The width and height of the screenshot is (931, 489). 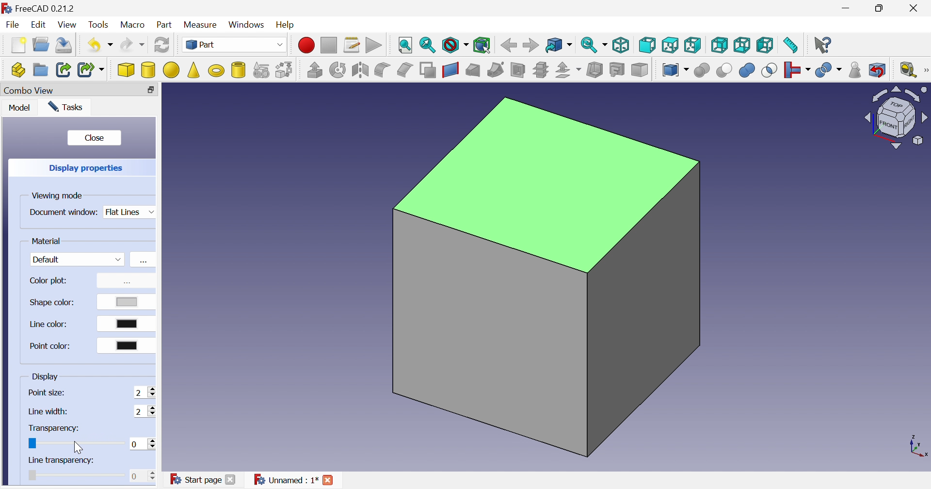 I want to click on Offset, so click(x=570, y=70).